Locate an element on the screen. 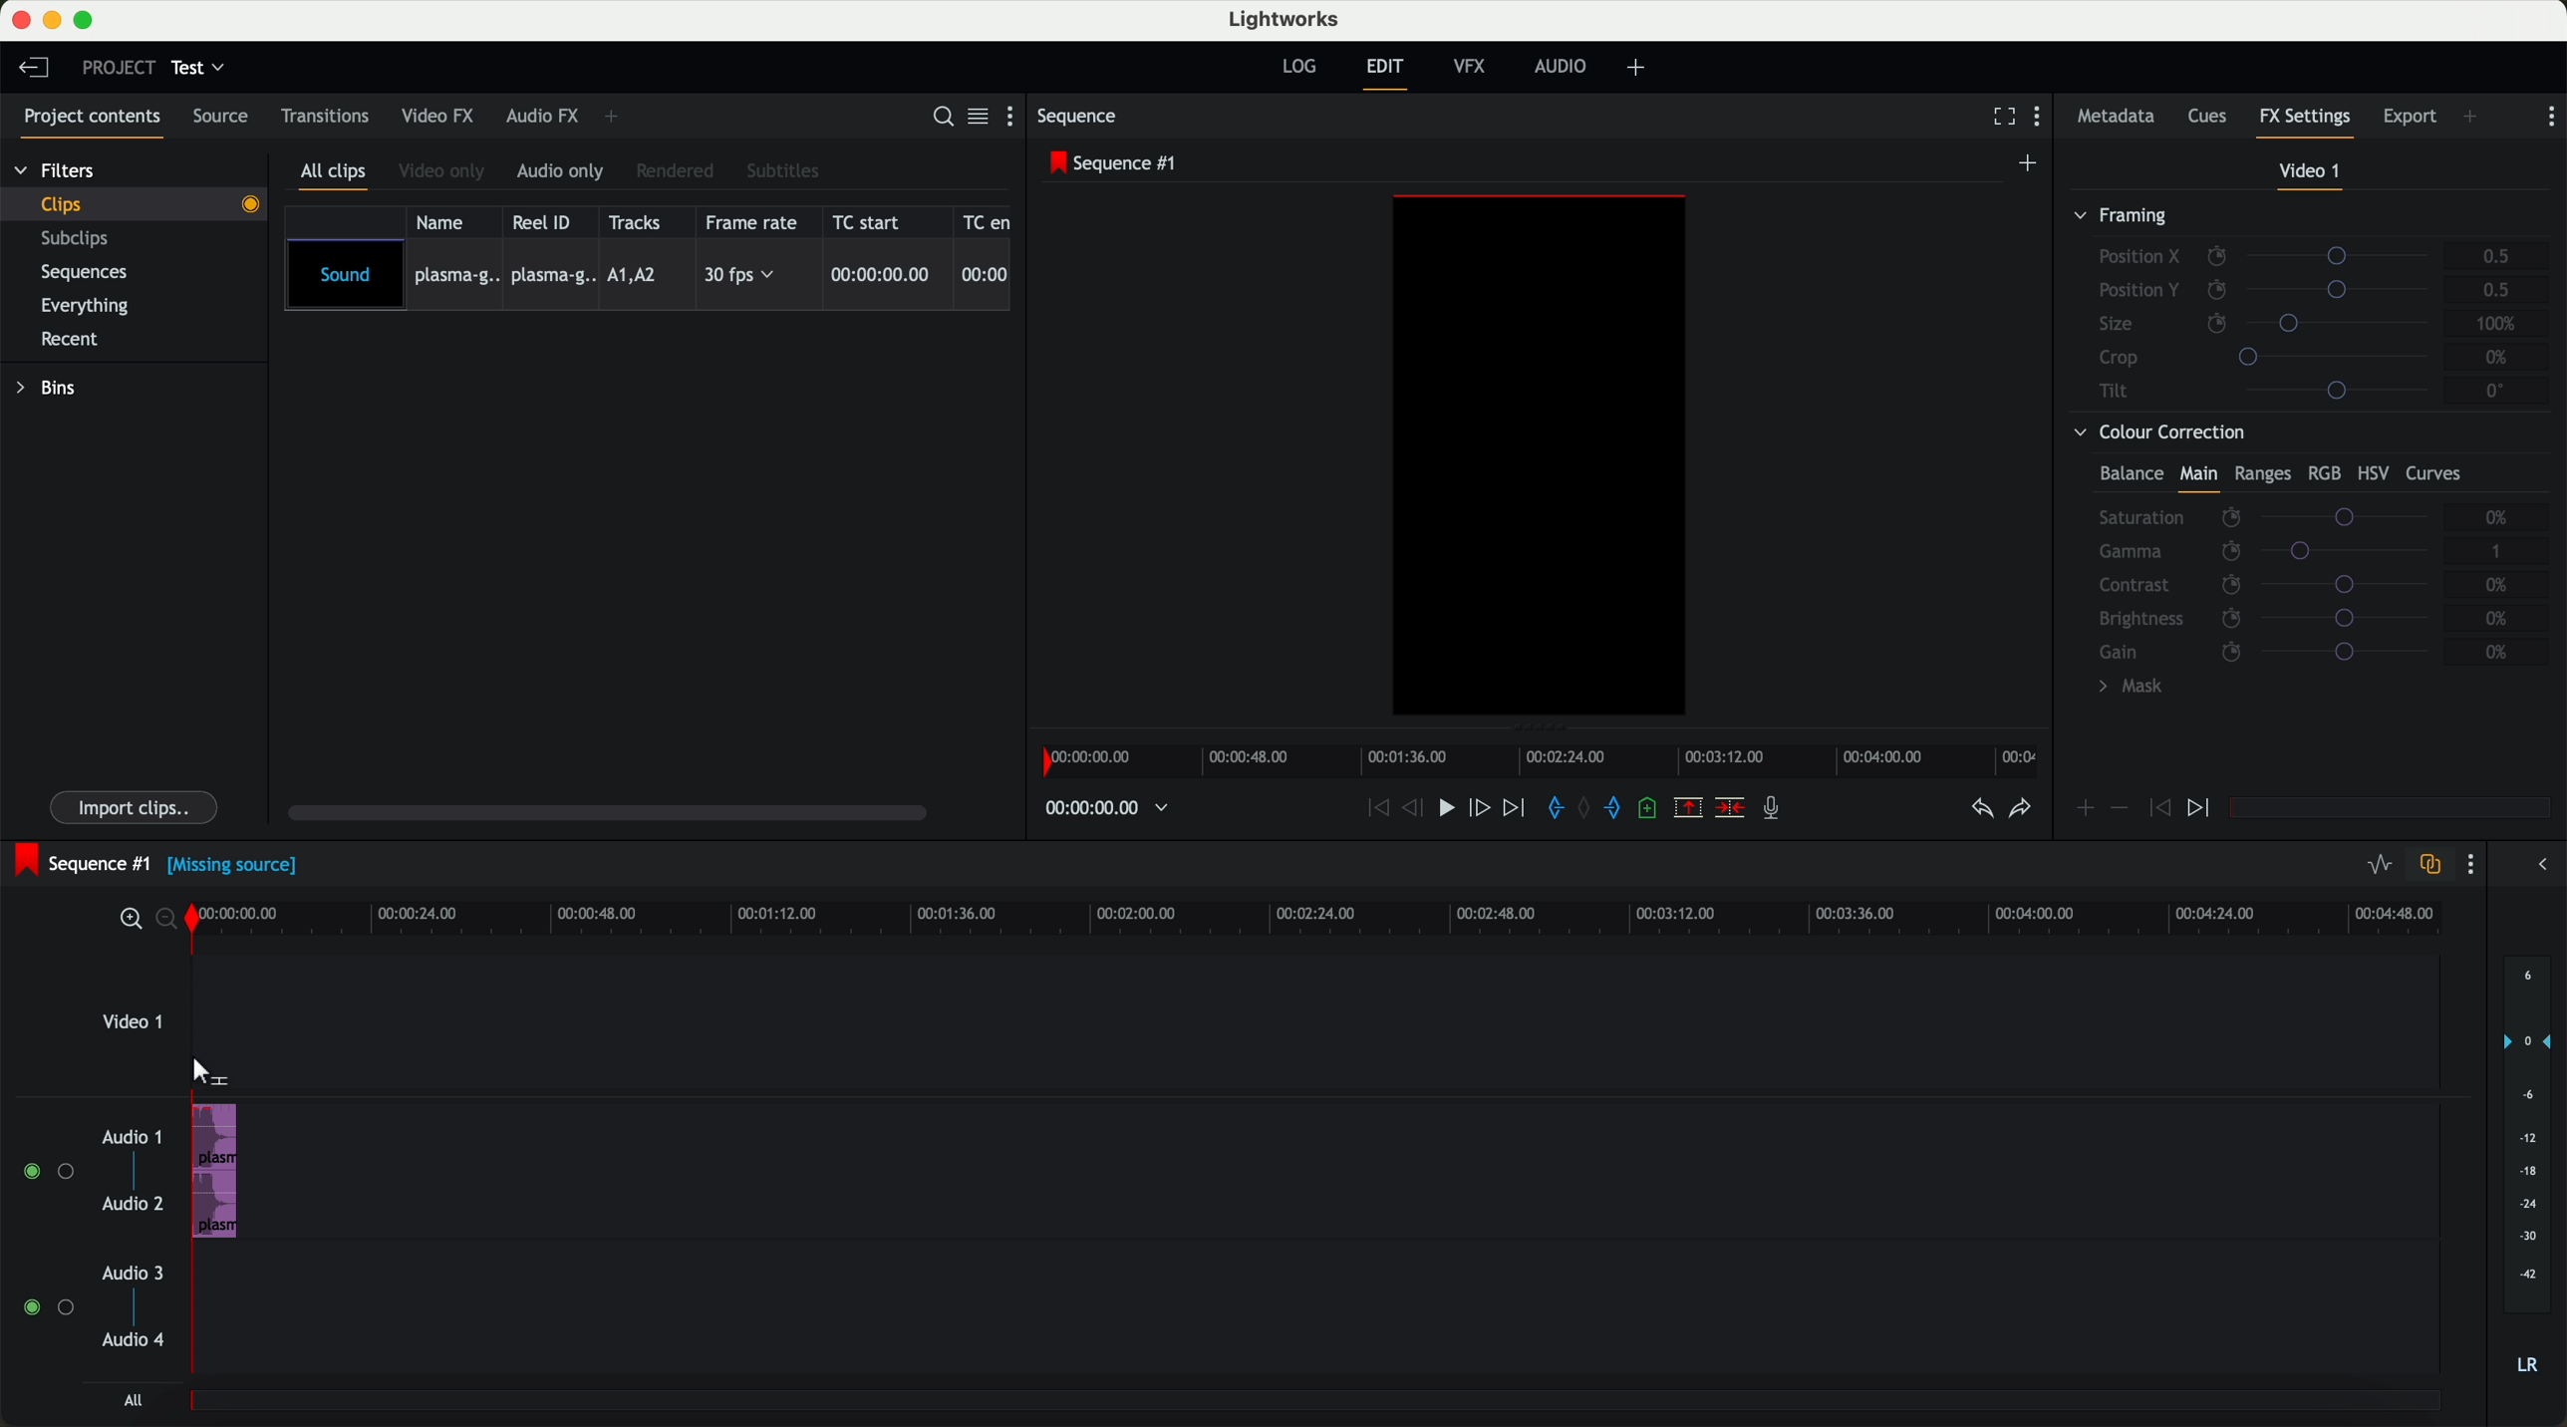 This screenshot has width=2567, height=1427. toggle between list and toggle view is located at coordinates (980, 118).